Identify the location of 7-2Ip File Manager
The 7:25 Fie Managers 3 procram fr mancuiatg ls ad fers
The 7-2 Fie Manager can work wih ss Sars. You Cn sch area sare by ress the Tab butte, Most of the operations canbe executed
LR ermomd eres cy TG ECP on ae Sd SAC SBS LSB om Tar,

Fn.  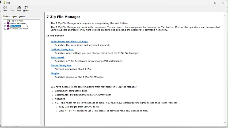
(132, 26).